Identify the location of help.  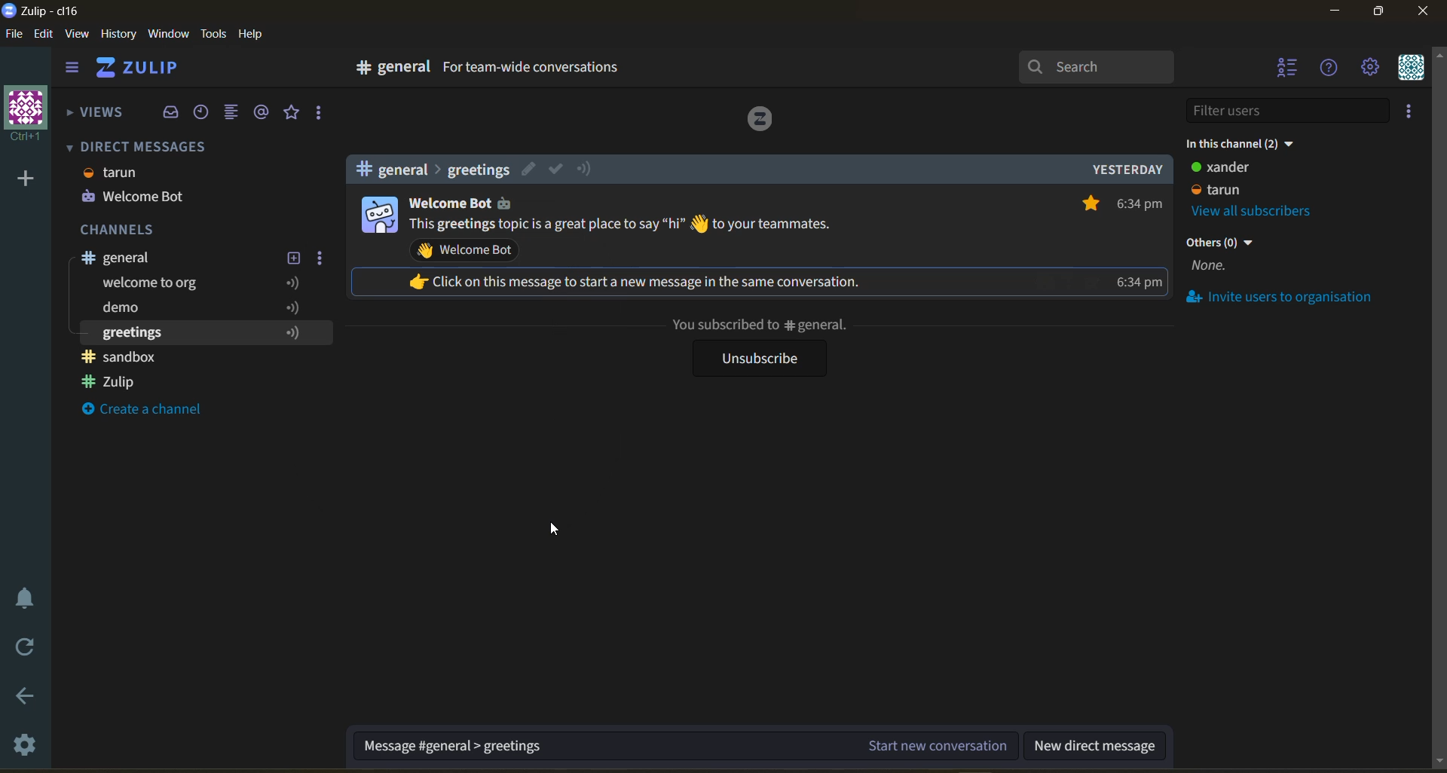
(255, 36).